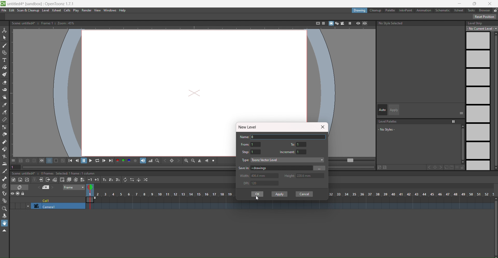 Image resolution: width=498 pixels, height=258 pixels. Describe the element at coordinates (157, 160) in the screenshot. I see `locator` at that location.